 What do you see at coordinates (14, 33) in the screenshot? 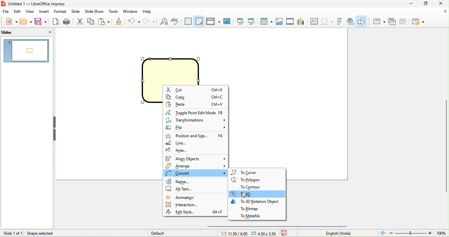
I see `slides` at bounding box center [14, 33].